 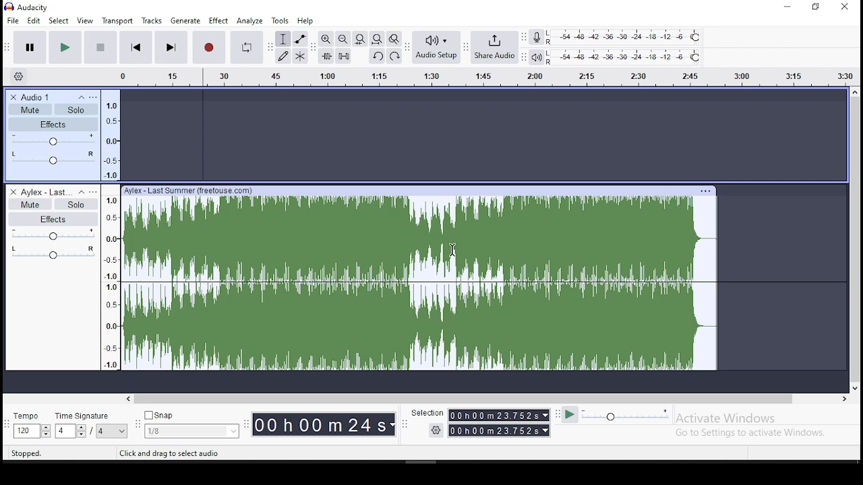 What do you see at coordinates (56, 236) in the screenshot?
I see `volume` at bounding box center [56, 236].